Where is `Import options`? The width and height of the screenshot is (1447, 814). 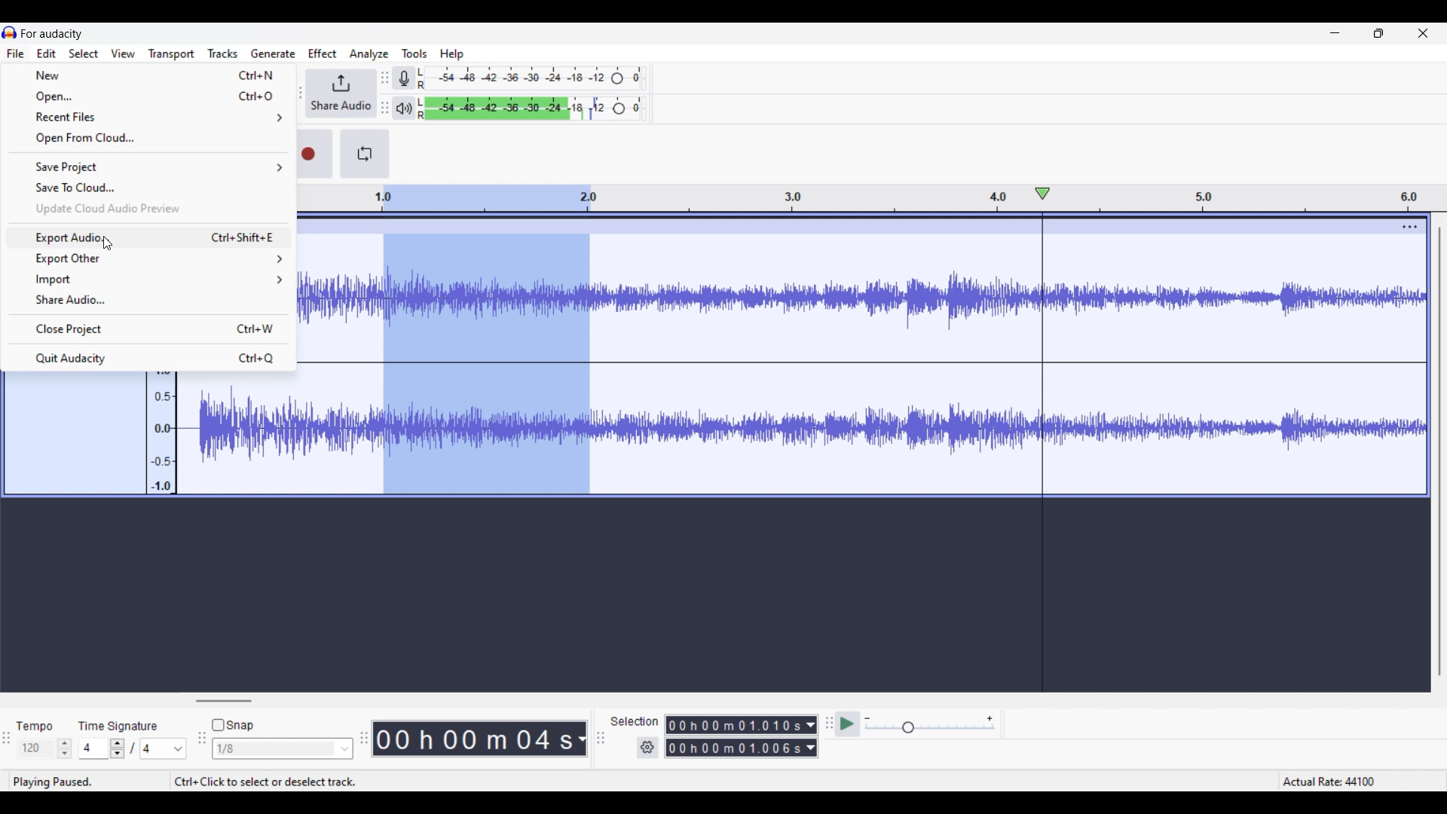 Import options is located at coordinates (150, 280).